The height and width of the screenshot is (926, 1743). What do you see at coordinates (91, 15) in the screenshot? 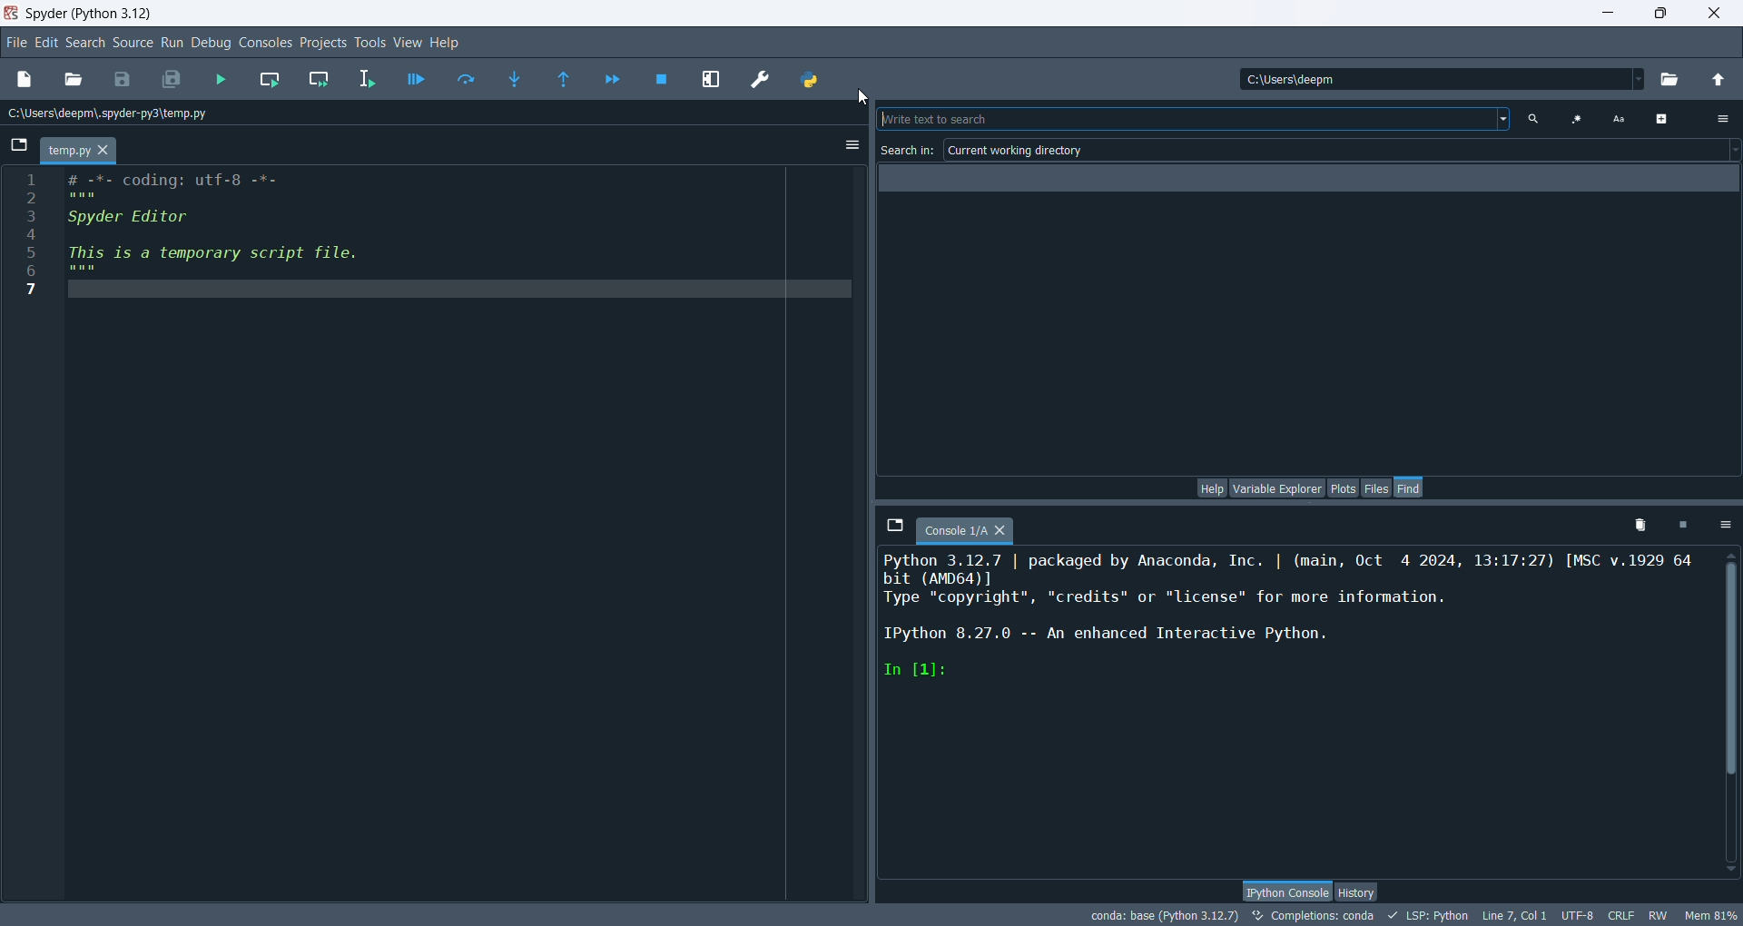
I see `spyder` at bounding box center [91, 15].